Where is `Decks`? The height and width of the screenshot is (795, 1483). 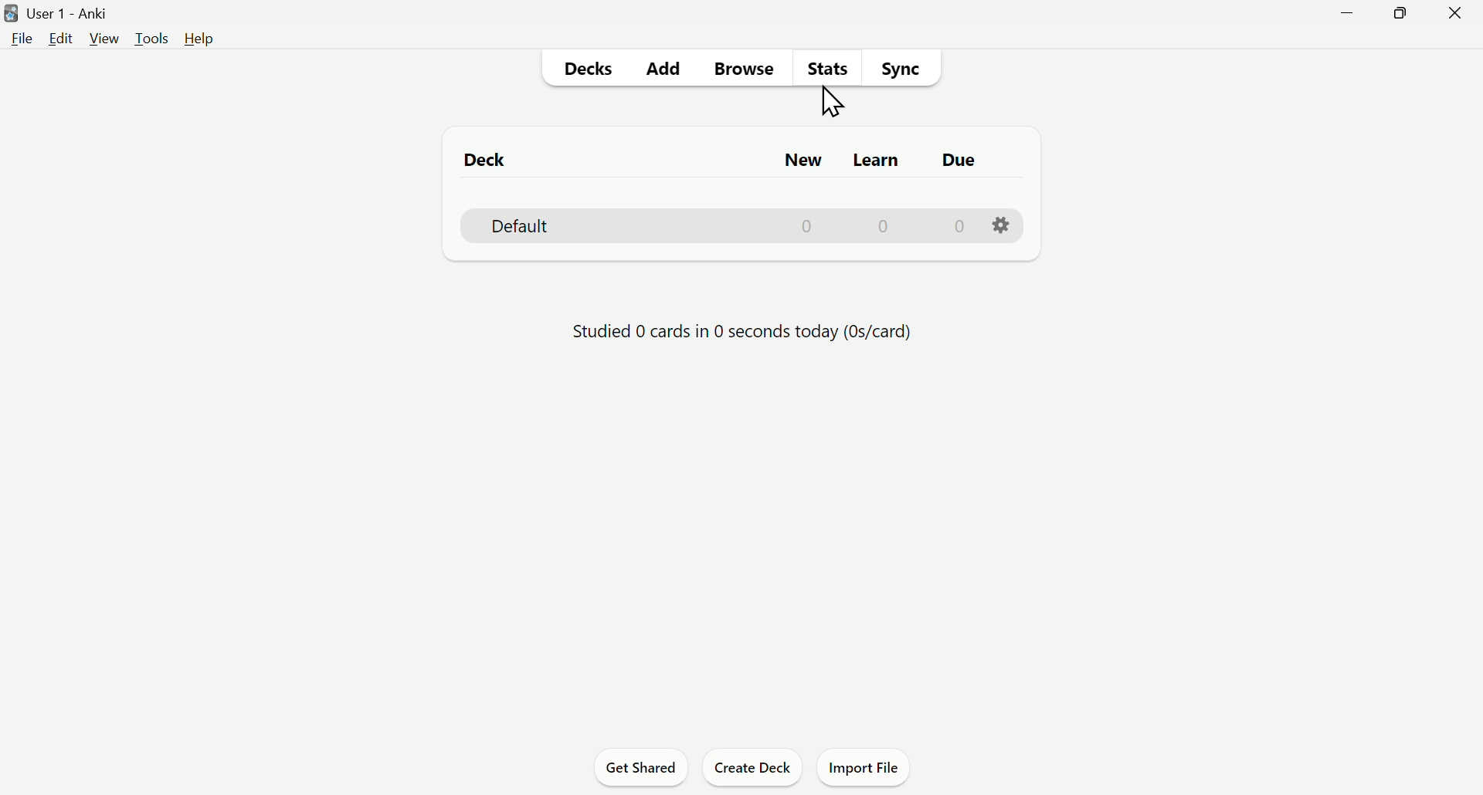 Decks is located at coordinates (591, 73).